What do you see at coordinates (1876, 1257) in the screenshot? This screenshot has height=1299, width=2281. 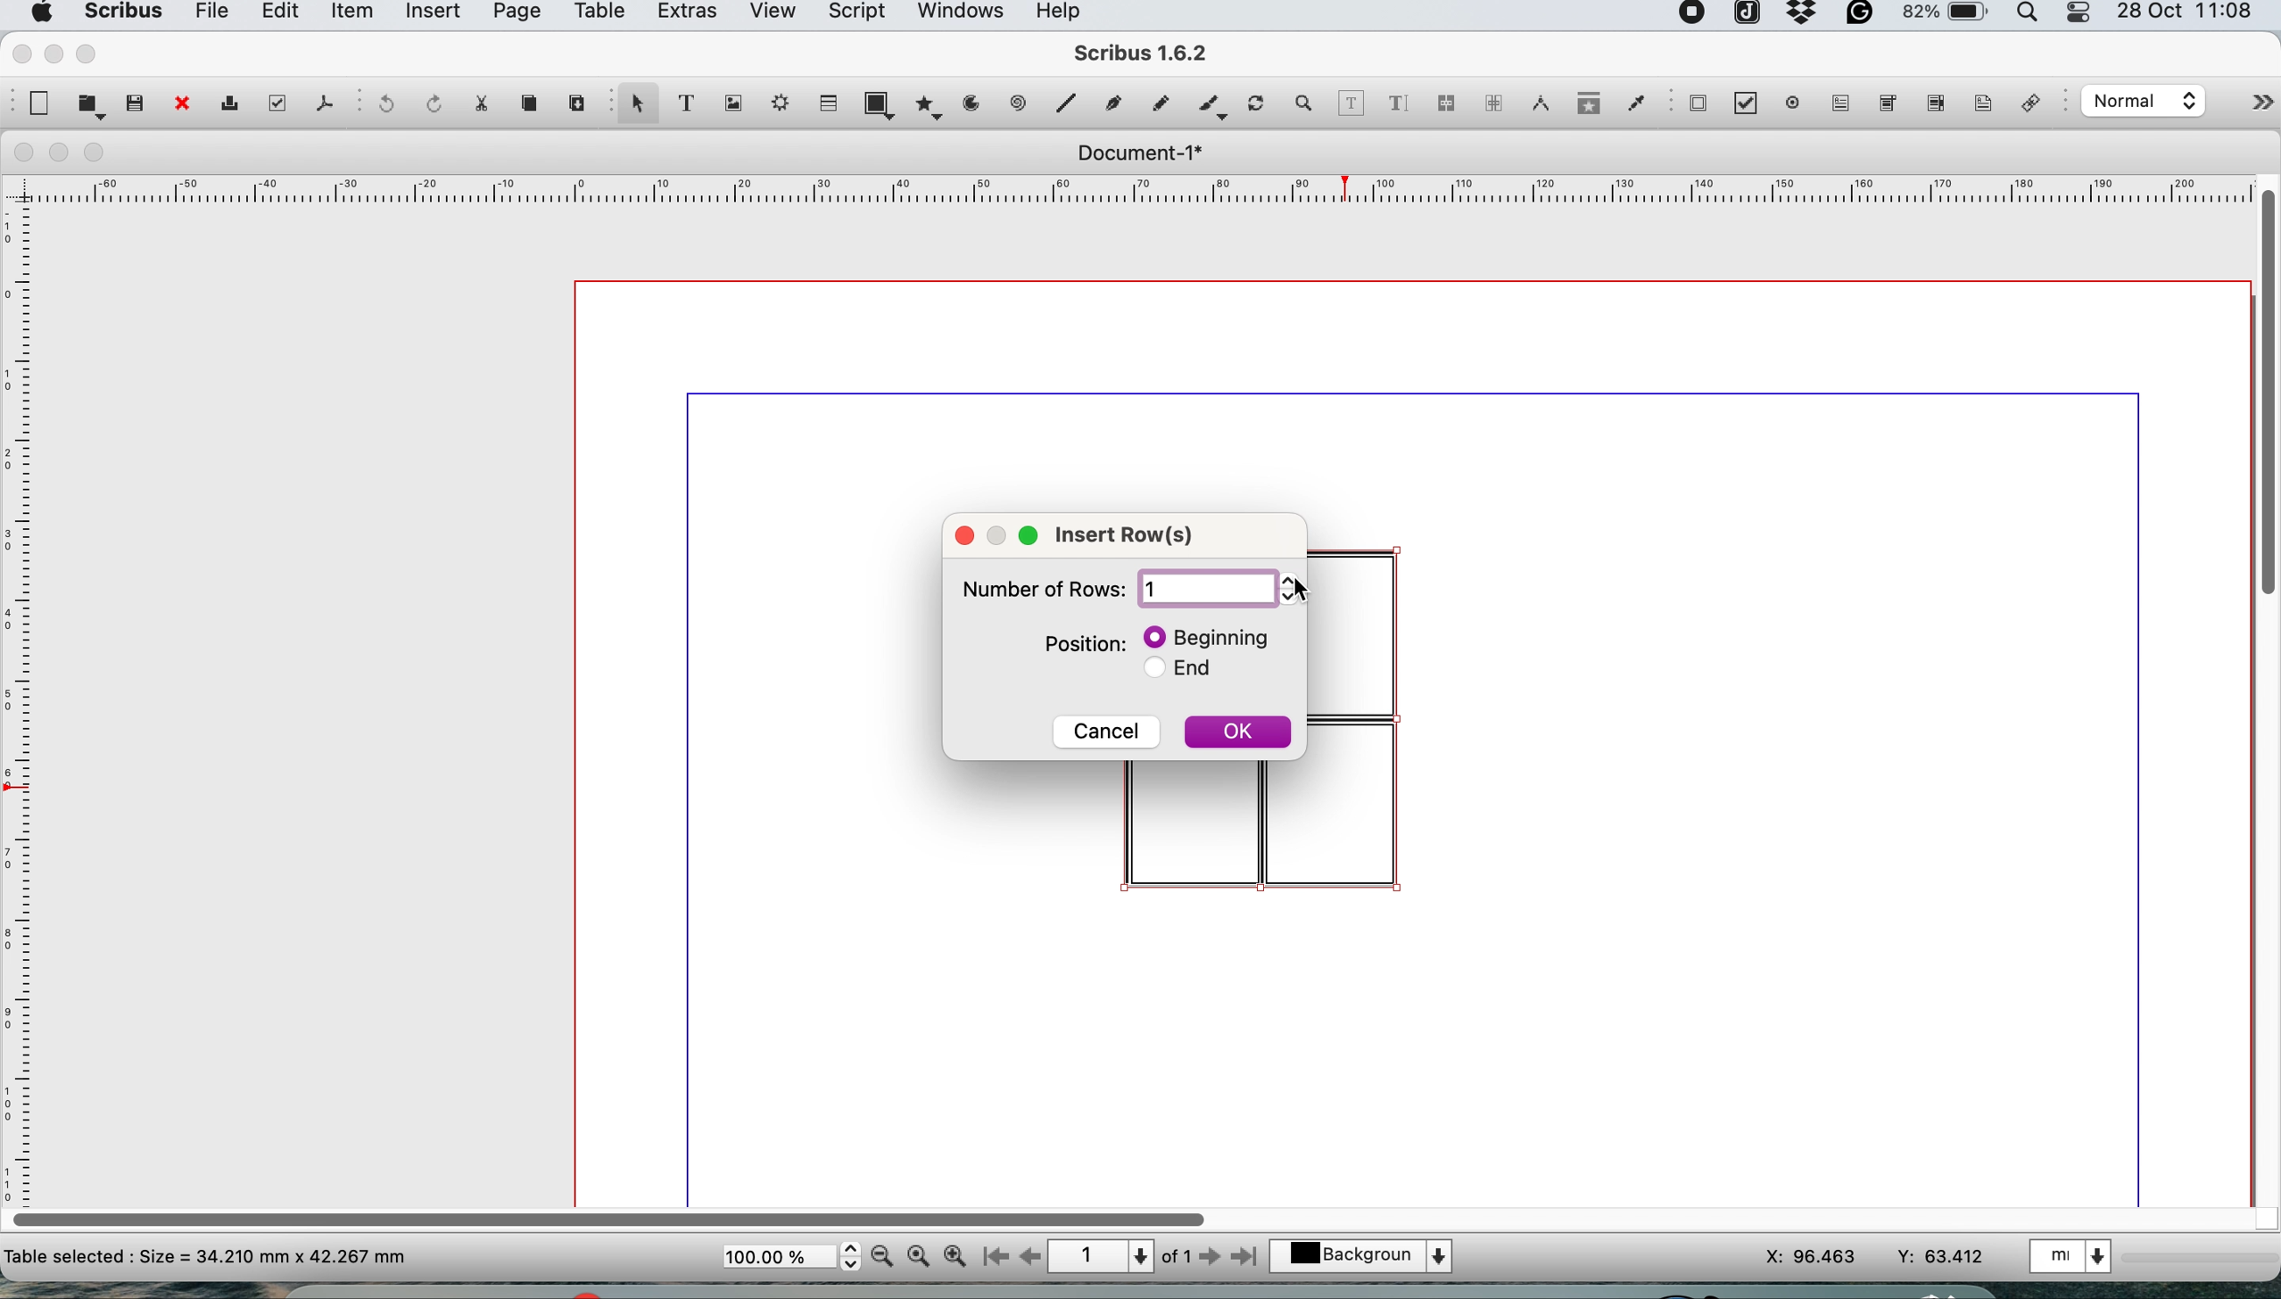 I see `xy coordinates` at bounding box center [1876, 1257].